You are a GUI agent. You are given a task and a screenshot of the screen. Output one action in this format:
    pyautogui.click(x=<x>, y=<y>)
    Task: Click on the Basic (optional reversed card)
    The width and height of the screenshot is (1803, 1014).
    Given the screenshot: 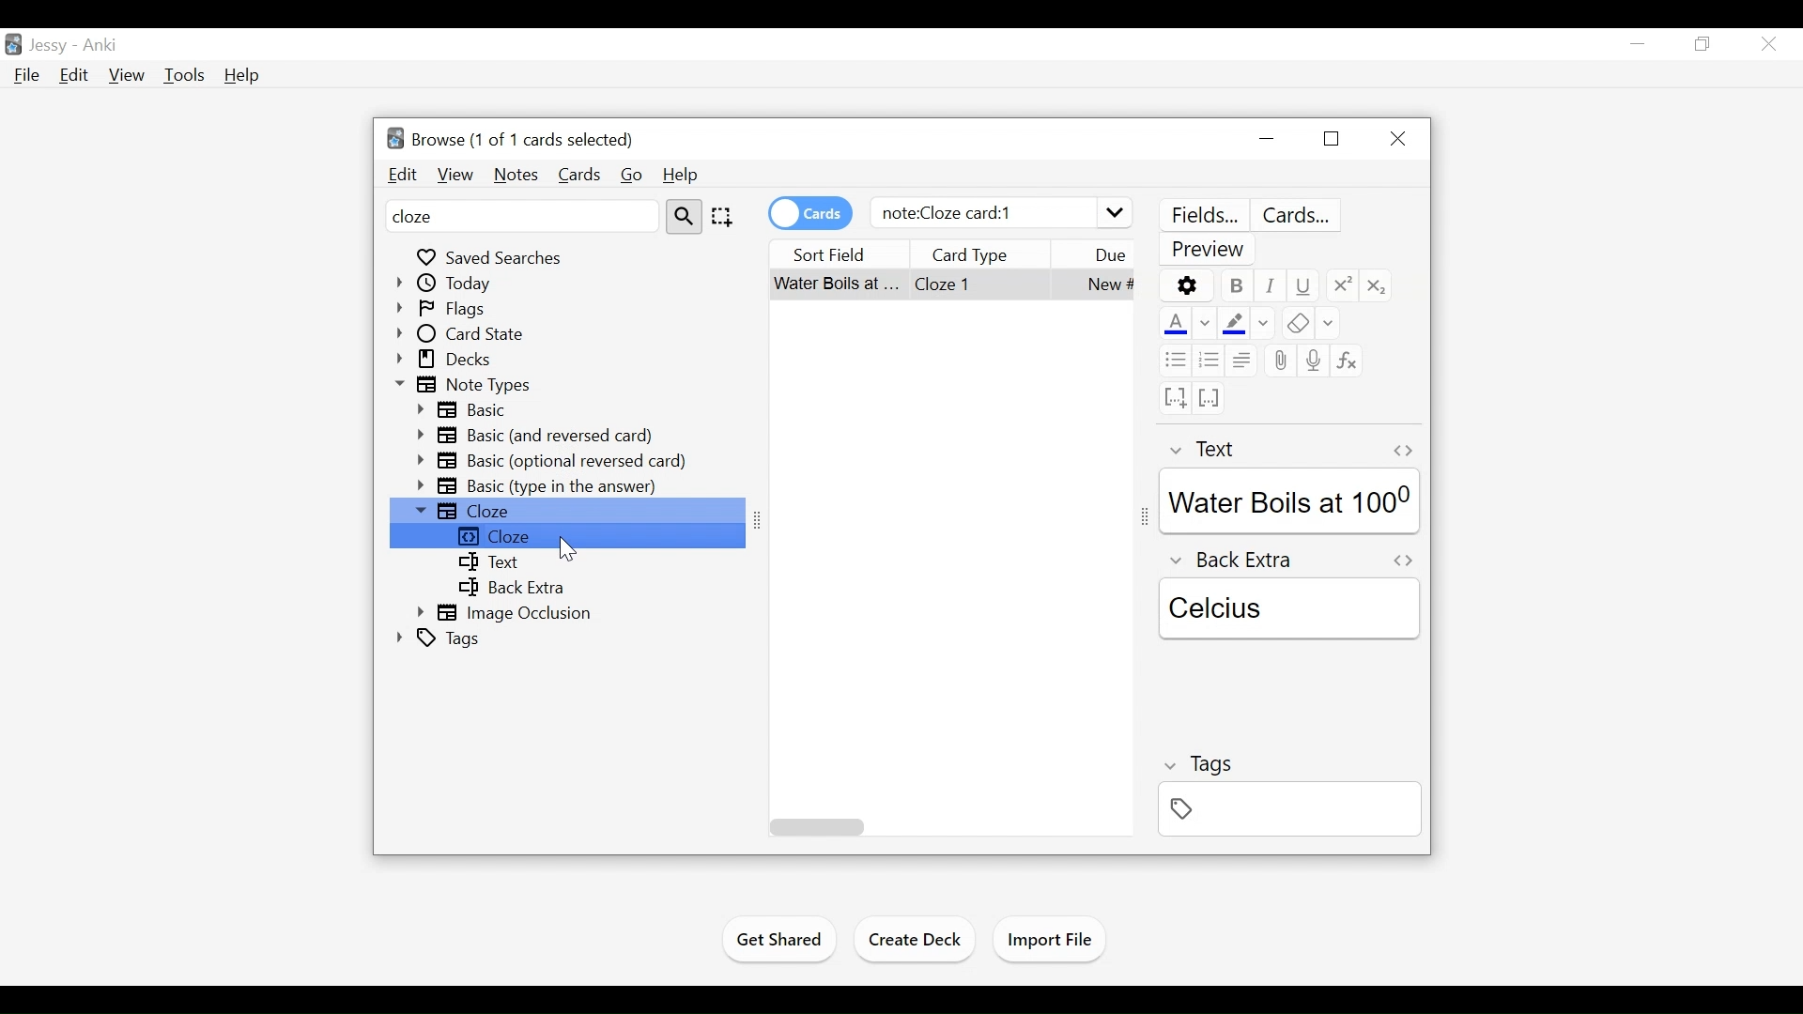 What is the action you would take?
    pyautogui.click(x=554, y=461)
    